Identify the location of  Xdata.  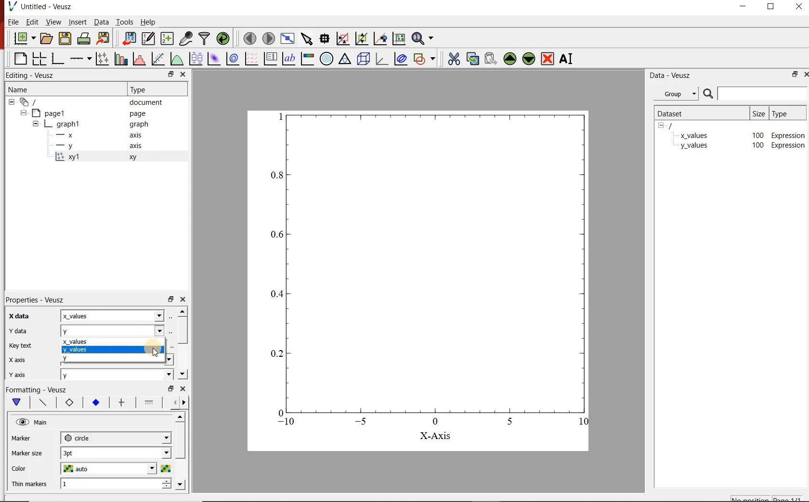
(21, 317).